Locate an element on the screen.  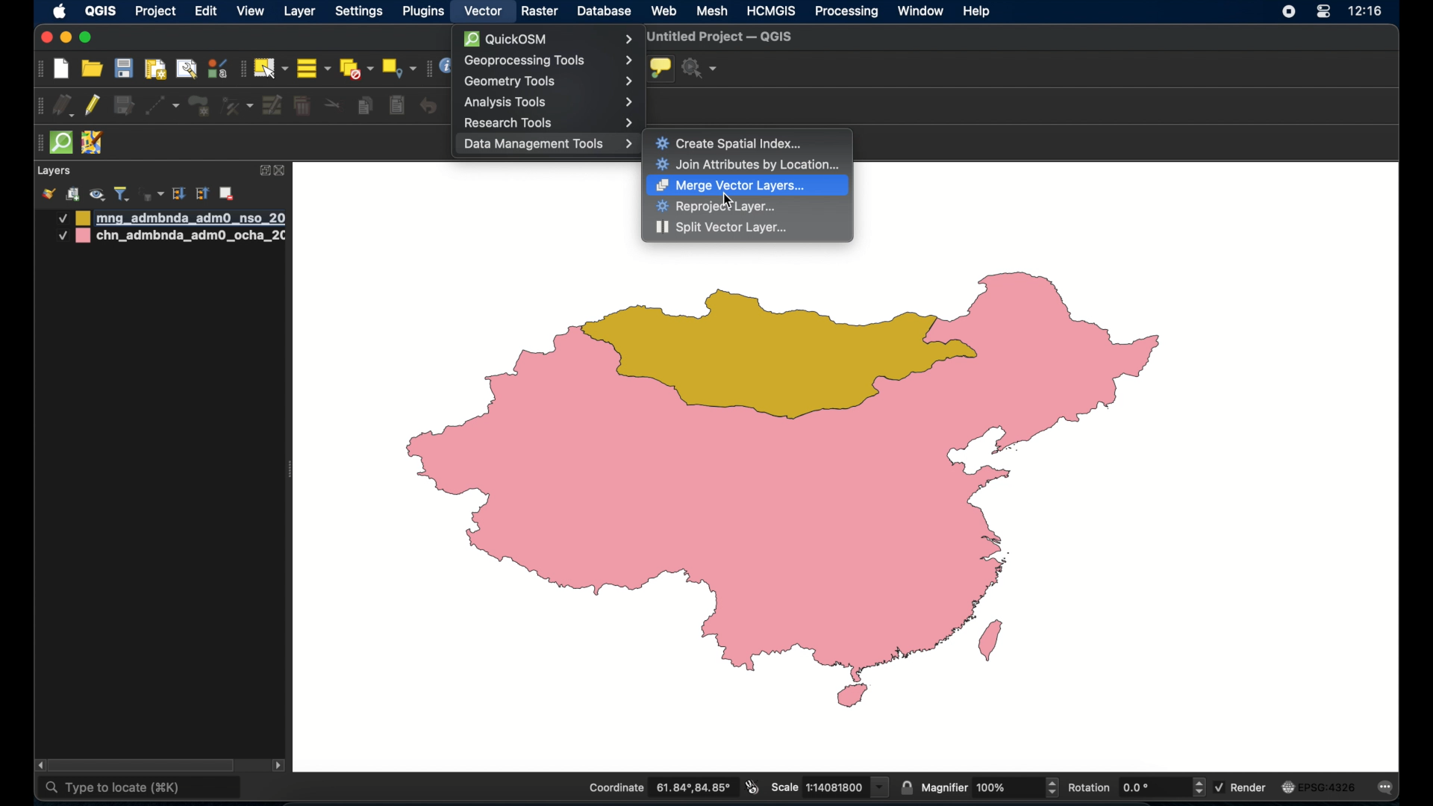
ventor data of Mongolia and china is located at coordinates (802, 490).